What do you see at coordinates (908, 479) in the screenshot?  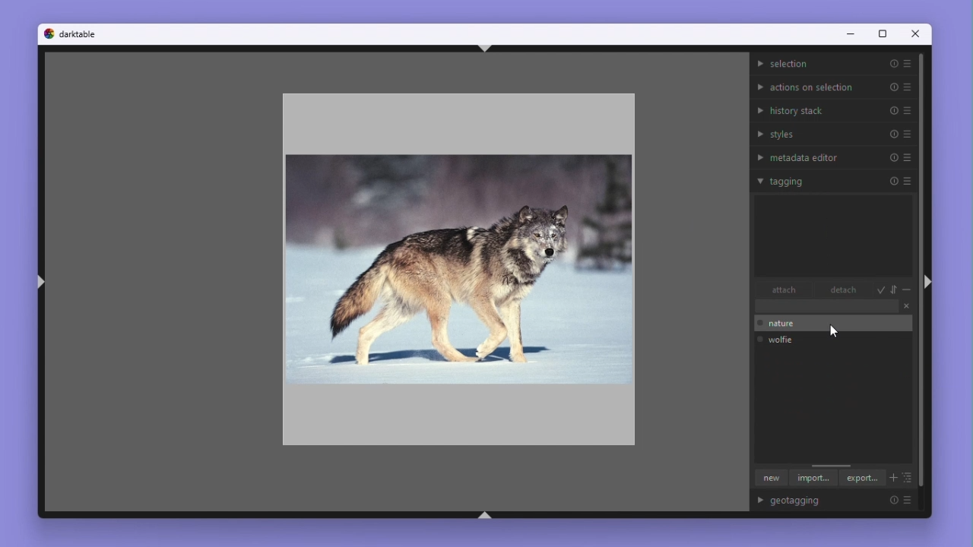 I see `list` at bounding box center [908, 479].